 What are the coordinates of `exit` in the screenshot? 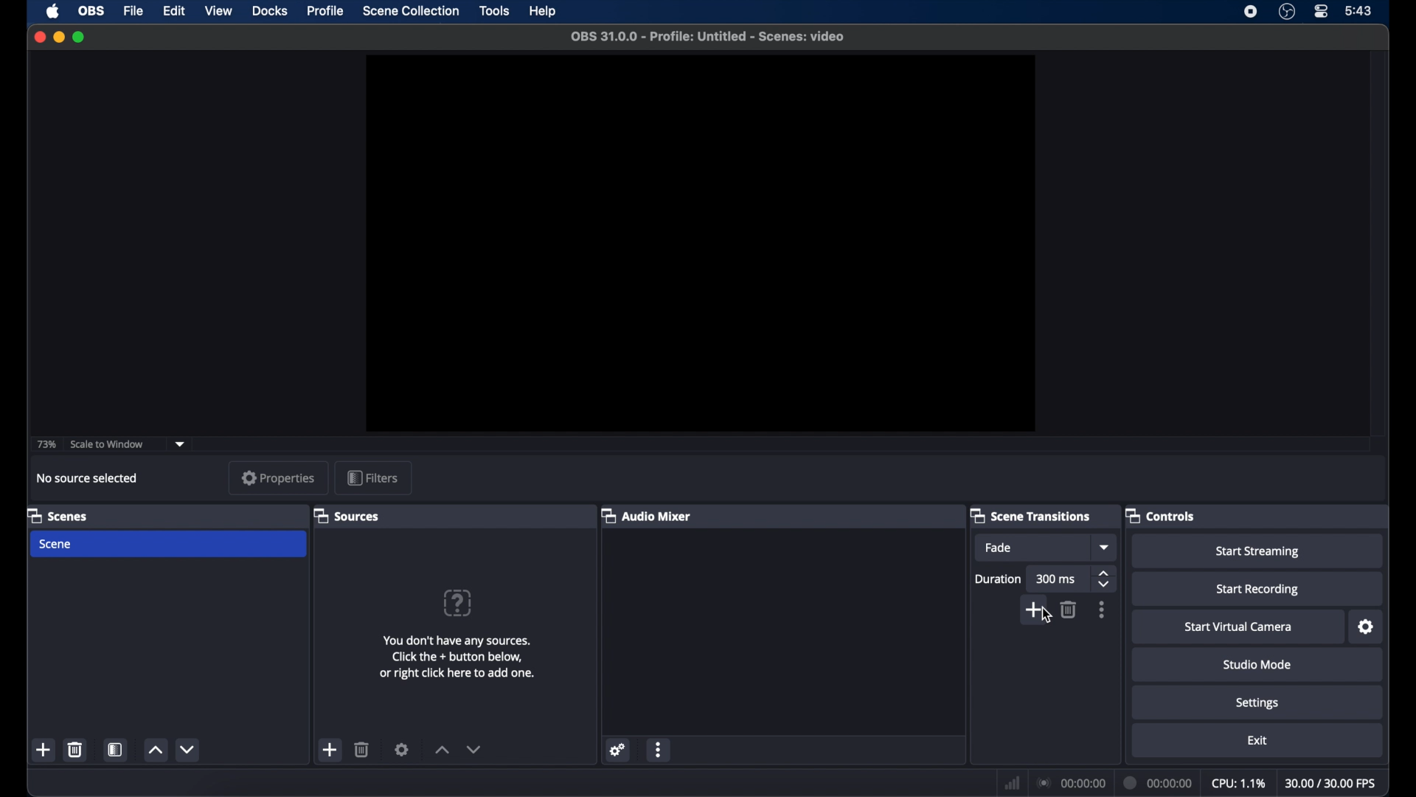 It's located at (1260, 740).